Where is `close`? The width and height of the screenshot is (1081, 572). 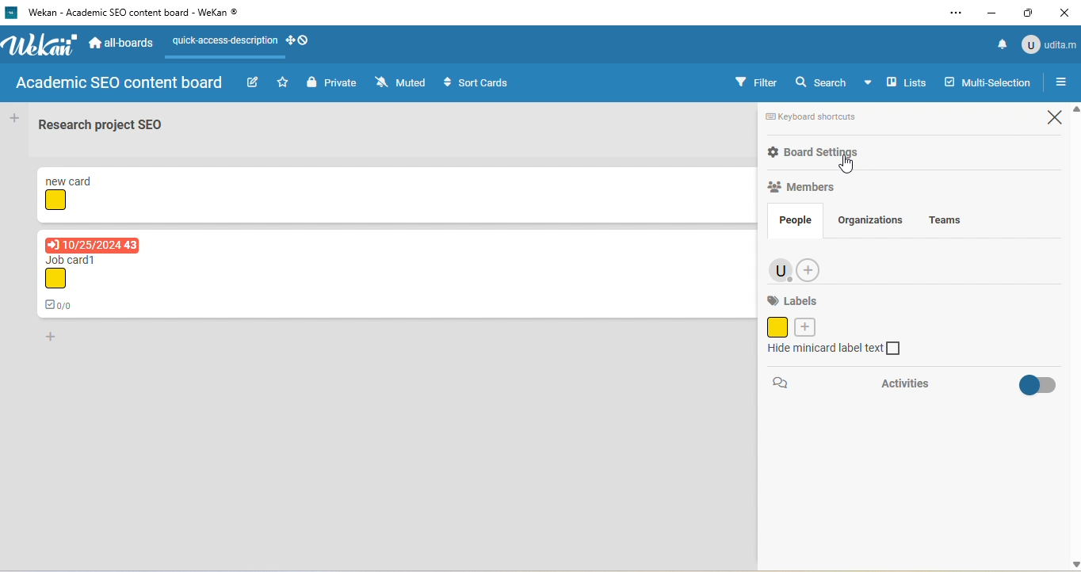
close is located at coordinates (1050, 118).